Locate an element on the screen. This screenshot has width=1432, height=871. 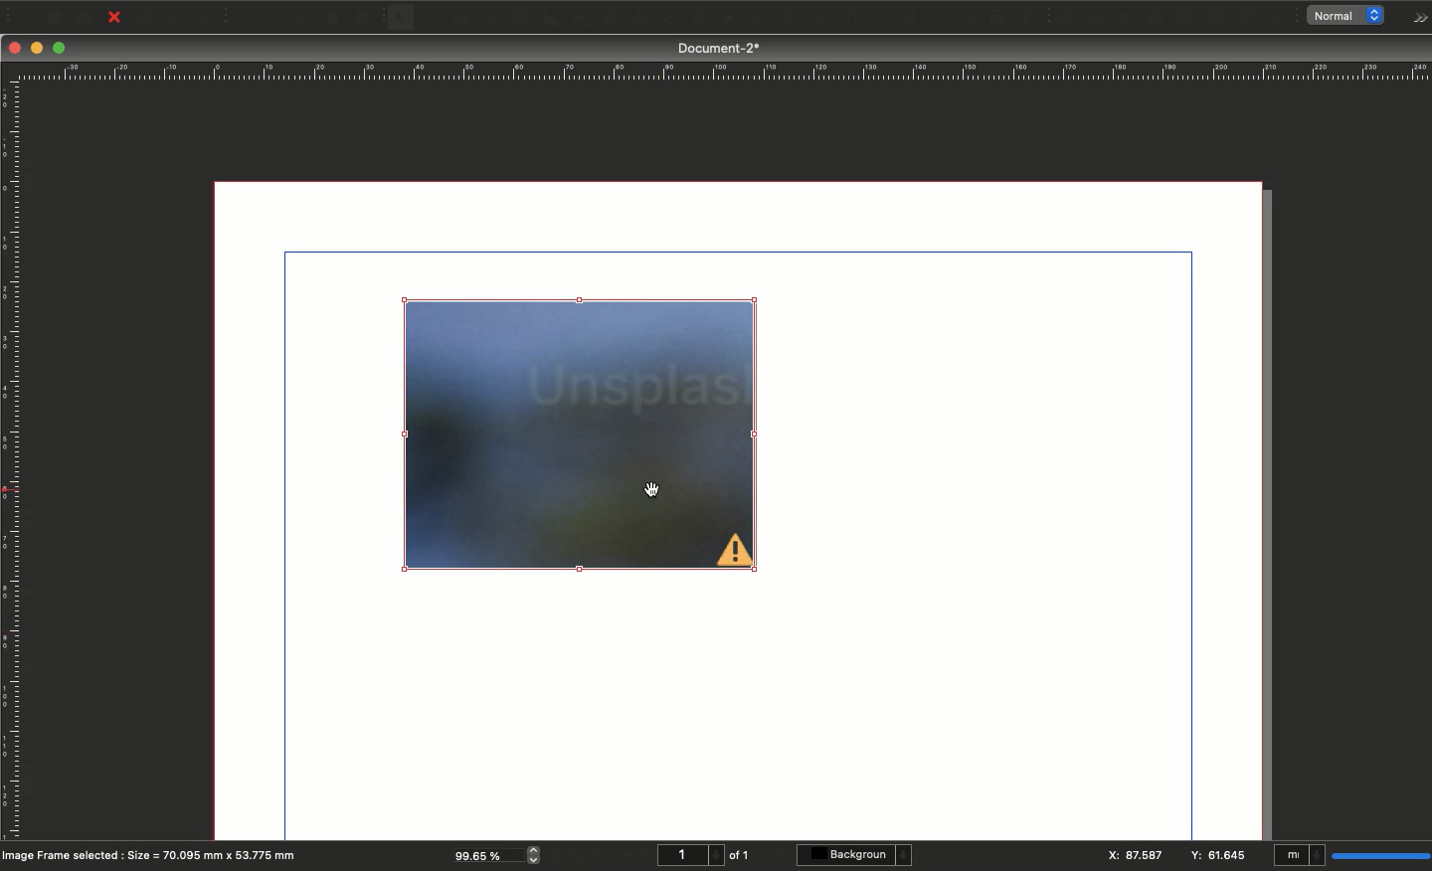
Spiral is located at coordinates (642, 20).